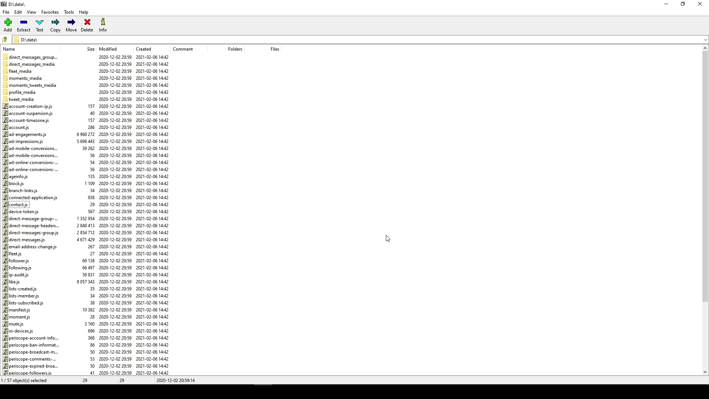 The image size is (709, 399). Describe the element at coordinates (68, 13) in the screenshot. I see `Tools` at that location.